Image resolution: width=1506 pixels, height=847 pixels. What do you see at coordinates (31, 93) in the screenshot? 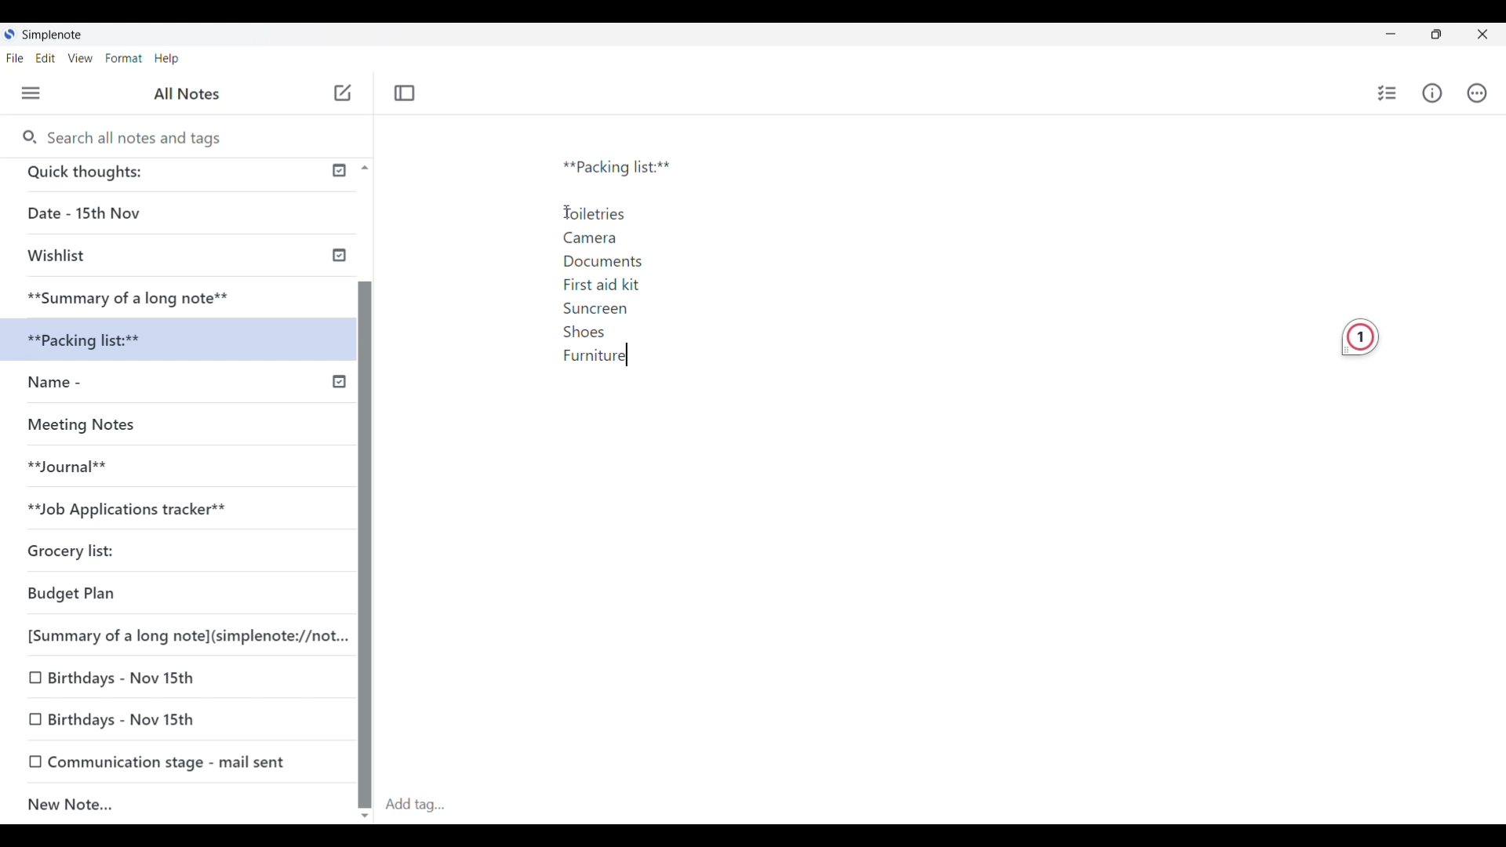
I see `Menu` at bounding box center [31, 93].